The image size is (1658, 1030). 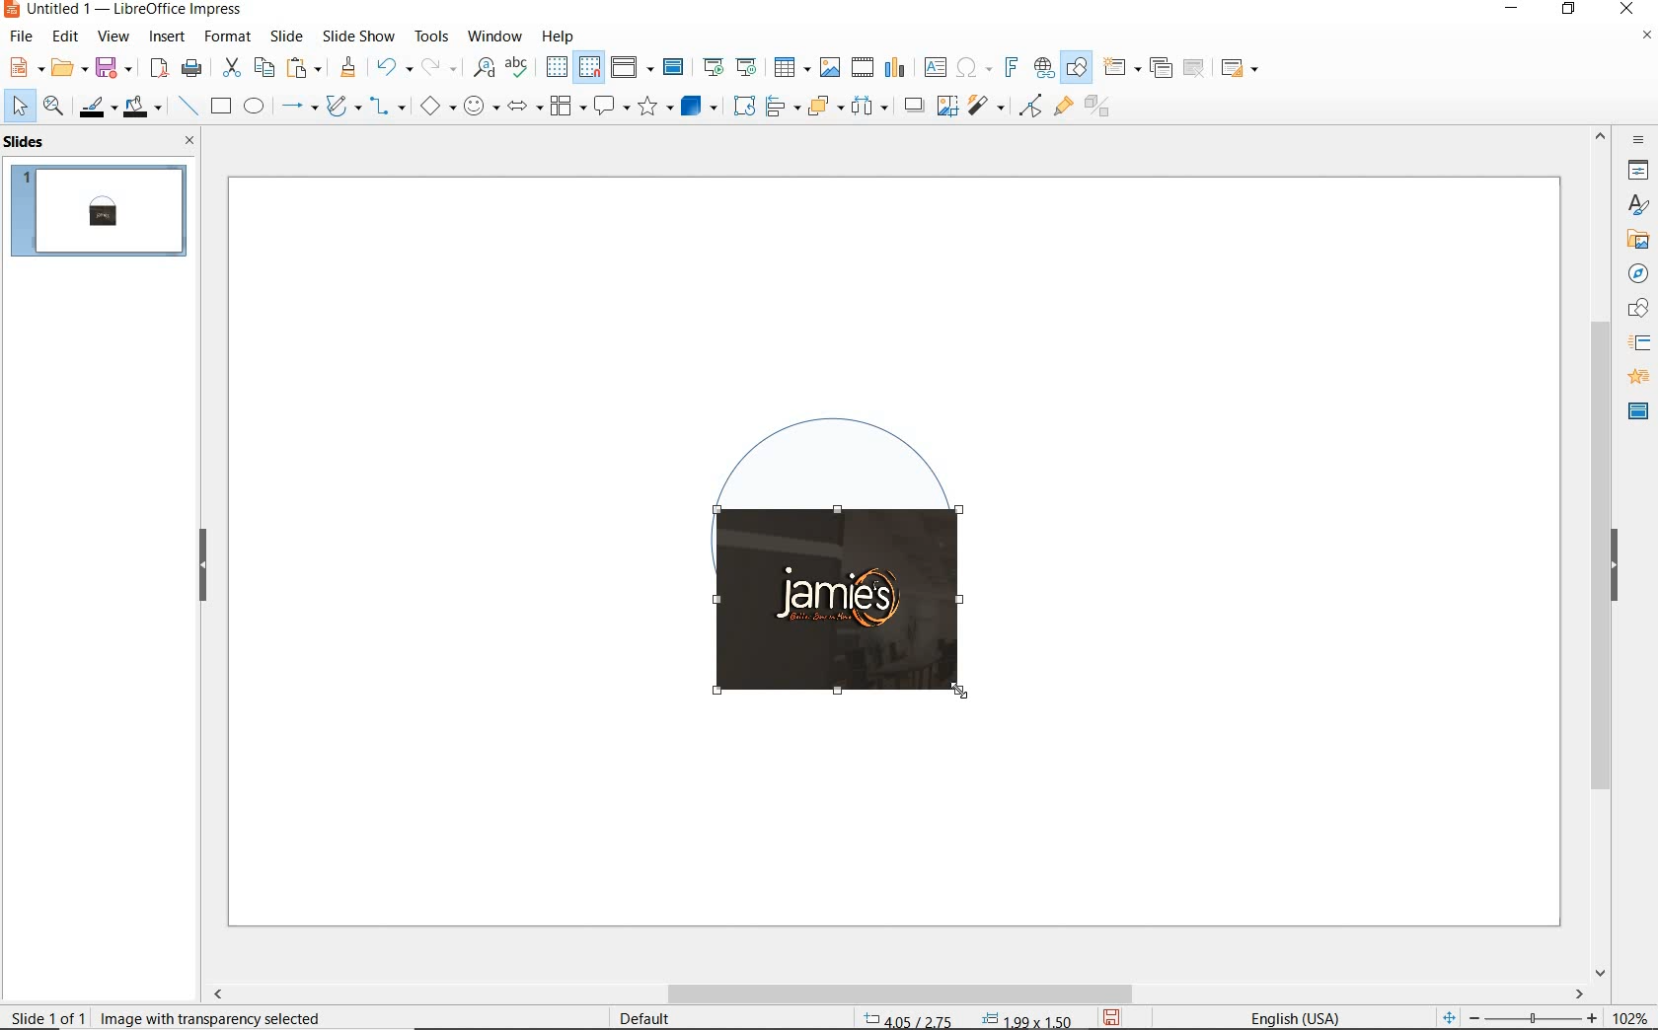 What do you see at coordinates (988, 103) in the screenshot?
I see `filter` at bounding box center [988, 103].